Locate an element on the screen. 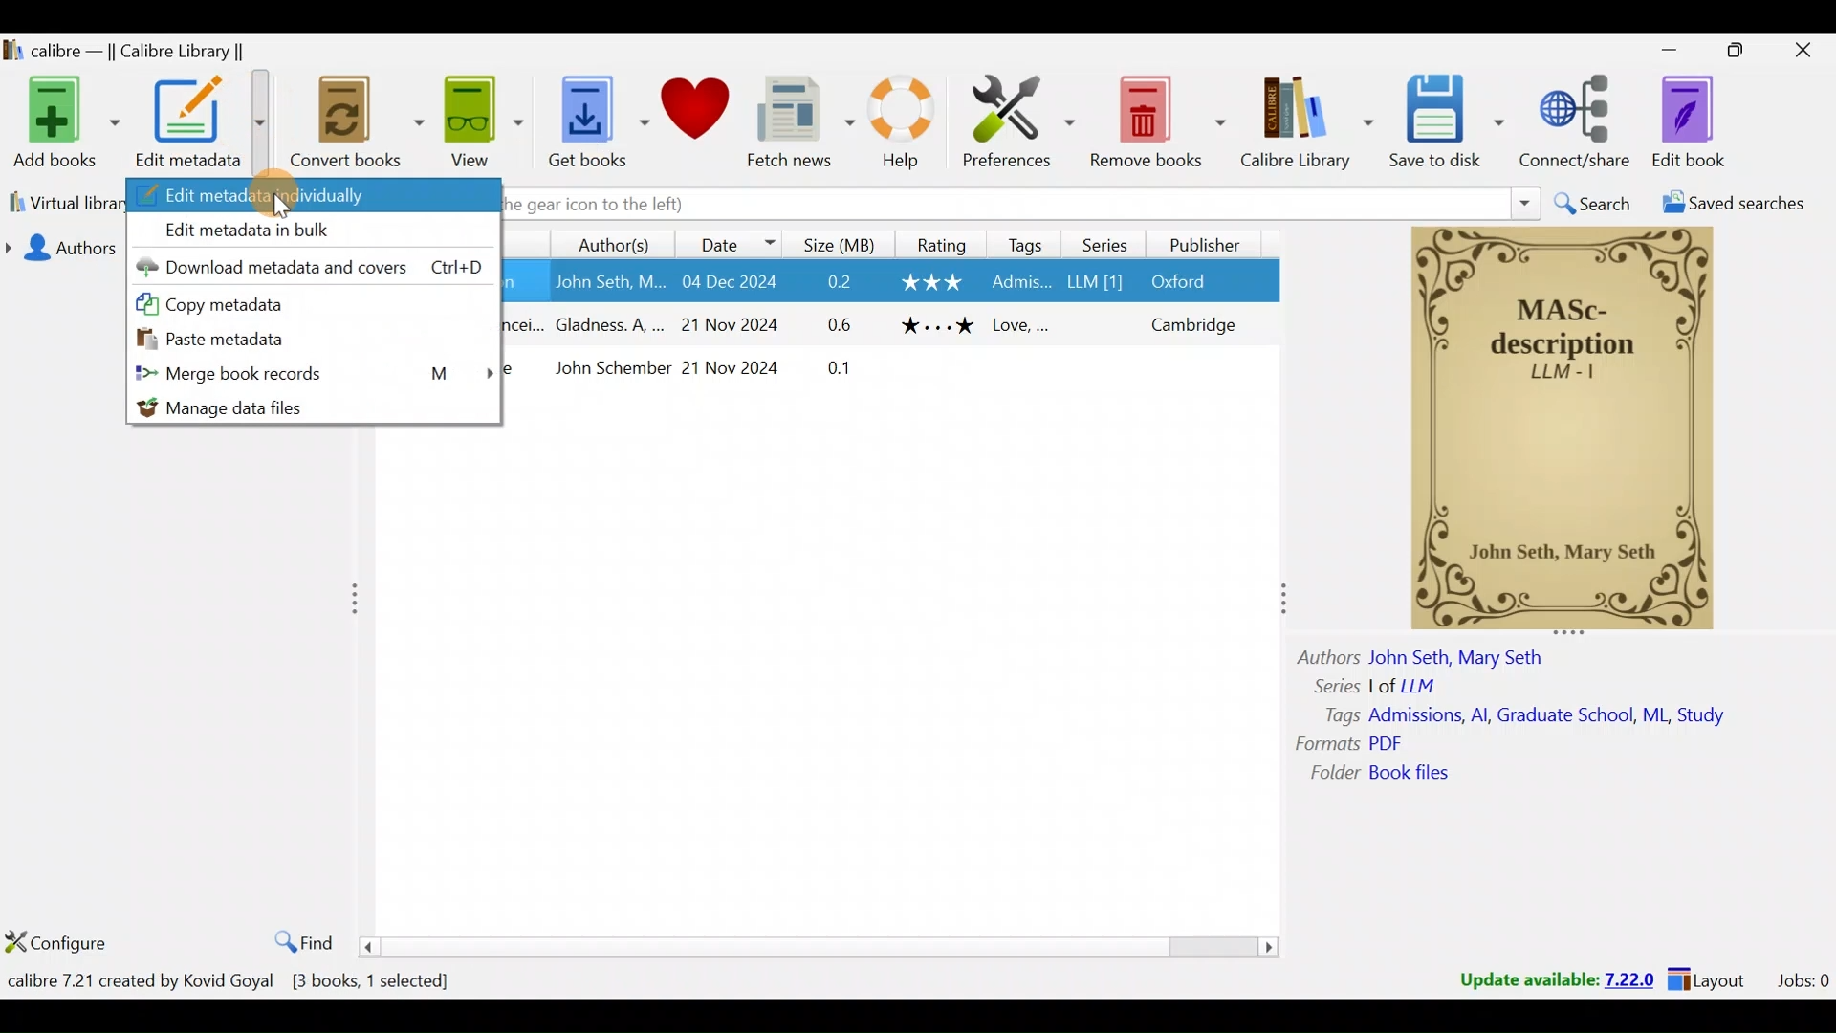   is located at coordinates (1193, 281).